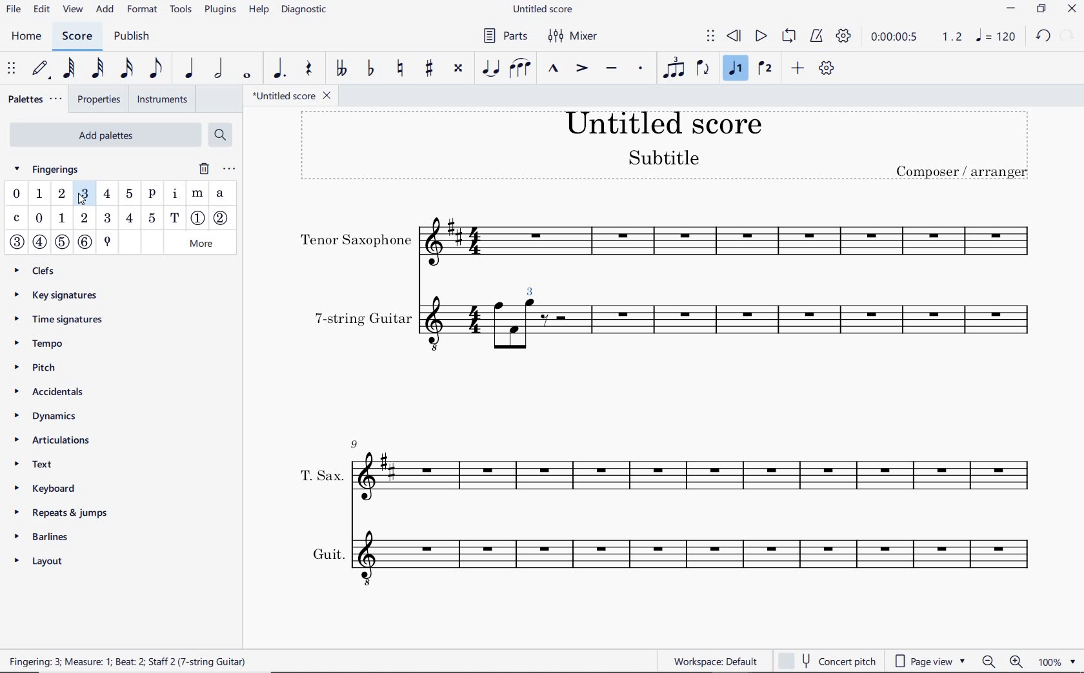 The width and height of the screenshot is (1084, 673). What do you see at coordinates (246, 77) in the screenshot?
I see `WHOLE NOTE` at bounding box center [246, 77].